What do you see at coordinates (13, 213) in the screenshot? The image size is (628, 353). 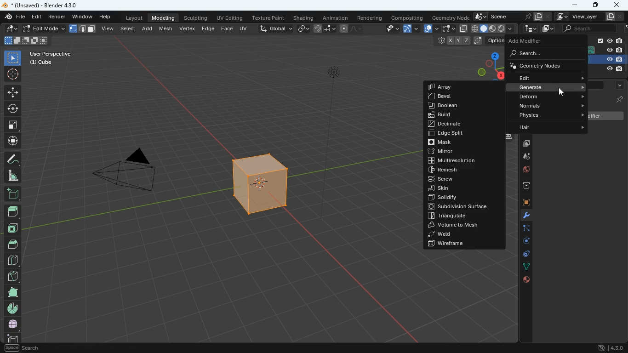 I see `top` at bounding box center [13, 213].